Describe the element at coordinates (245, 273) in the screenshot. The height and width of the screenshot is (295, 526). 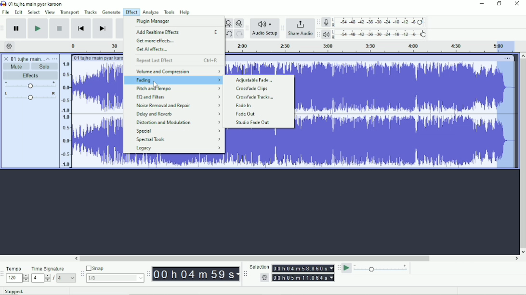
I see `Audacity selection toolbar` at that location.